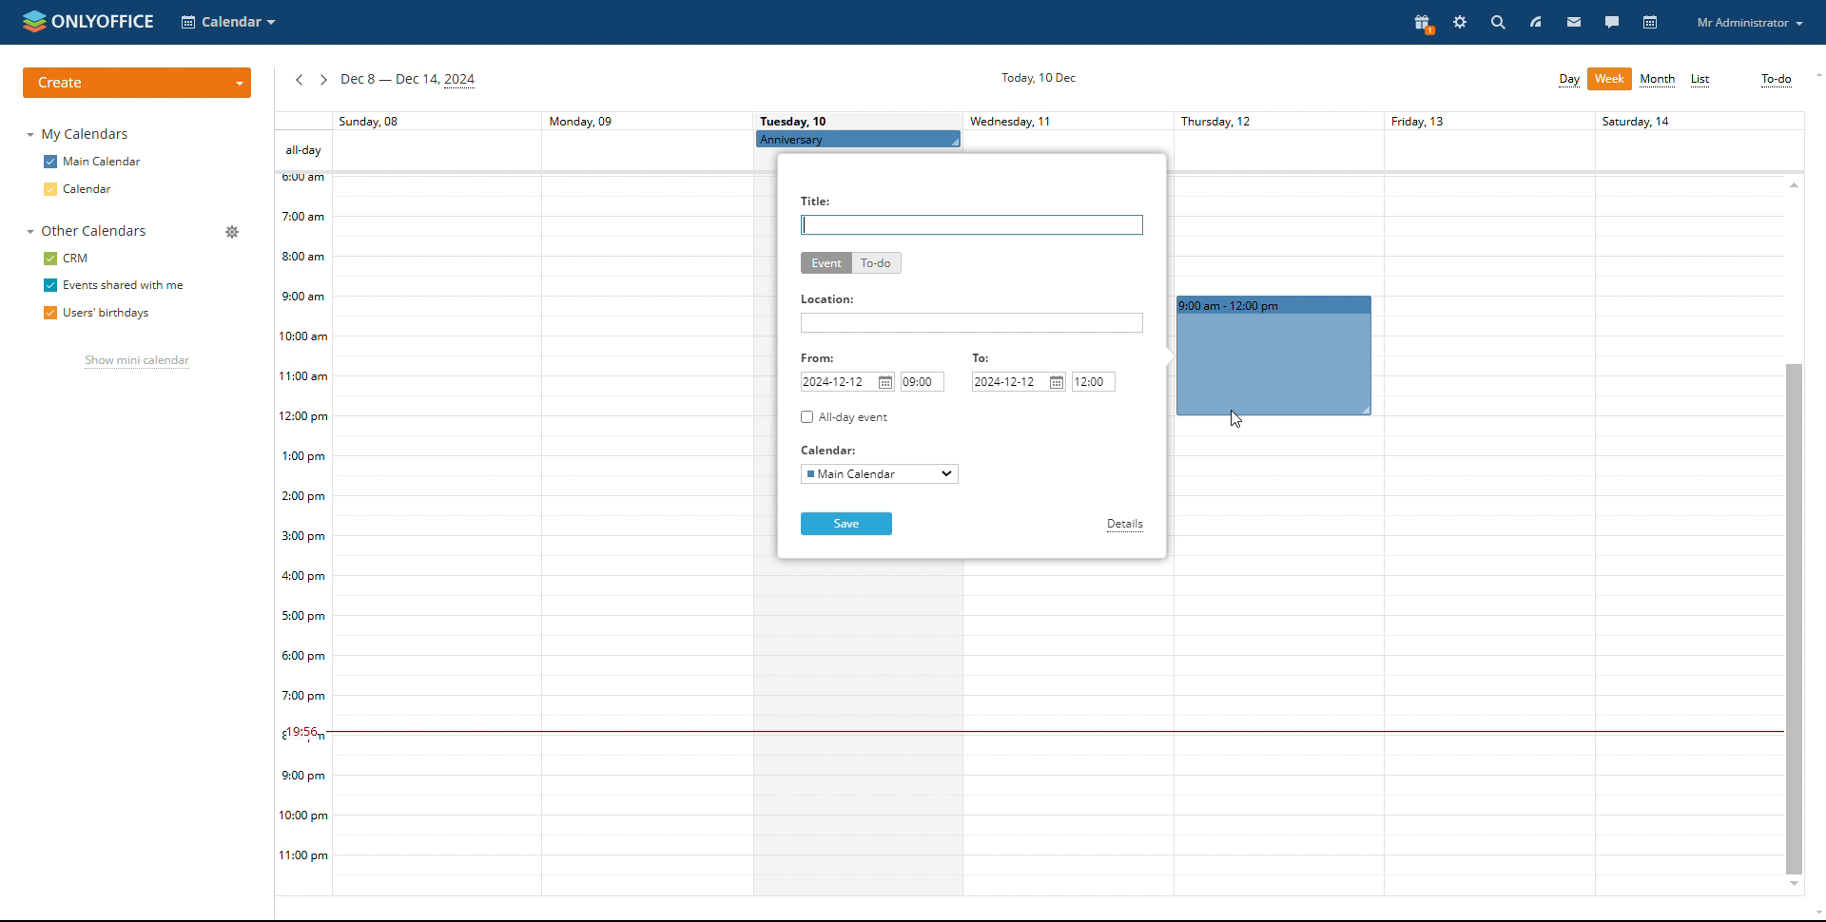 This screenshot has width=1826, height=922. What do you see at coordinates (47, 313) in the screenshot?
I see `checkbox` at bounding box center [47, 313].